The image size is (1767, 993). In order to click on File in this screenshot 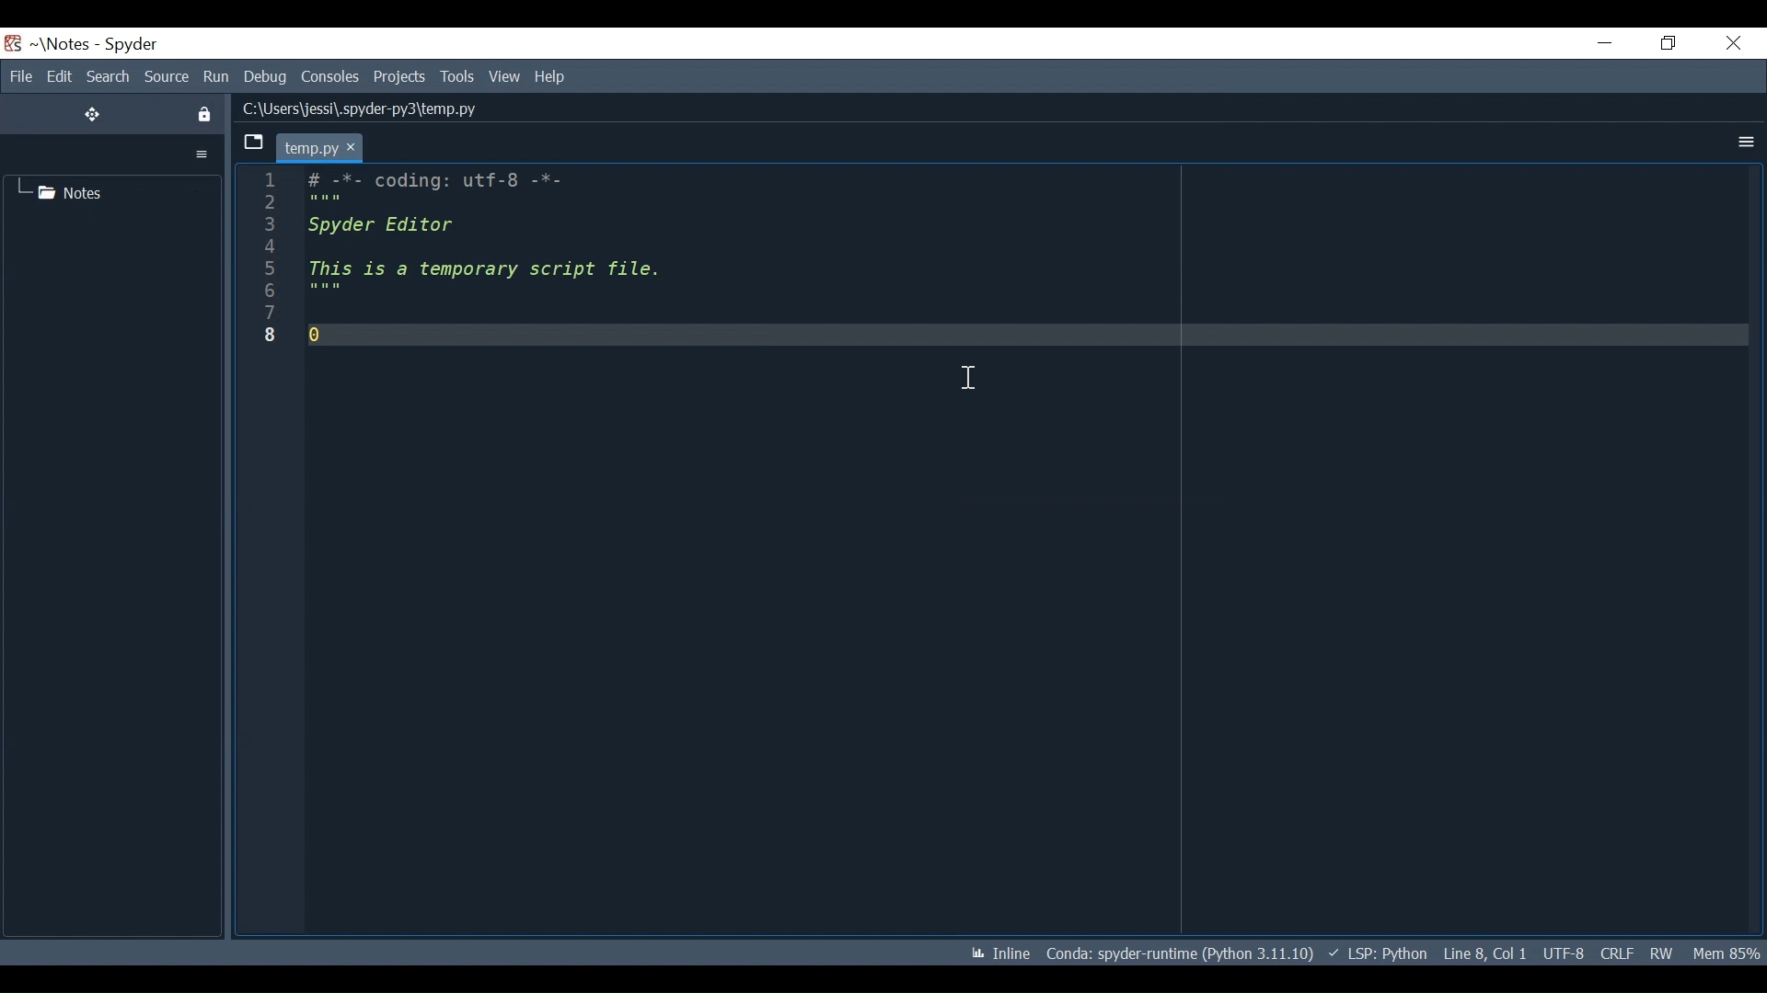, I will do `click(17, 76)`.